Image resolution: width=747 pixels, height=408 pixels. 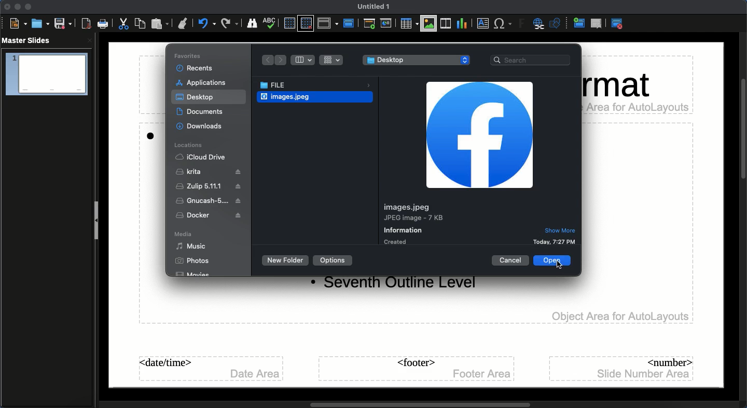 I want to click on Slide 1, so click(x=48, y=74).